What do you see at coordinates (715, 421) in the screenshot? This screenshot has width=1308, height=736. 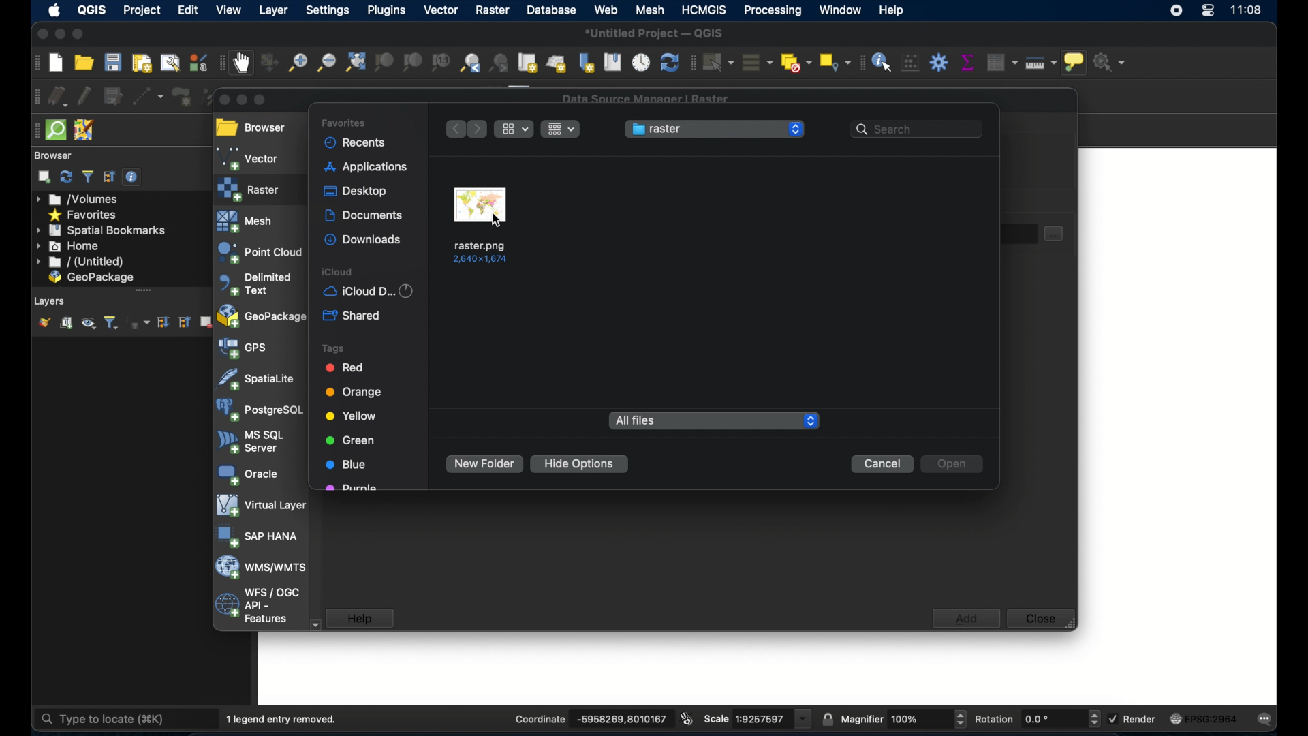 I see `all files dropdown` at bounding box center [715, 421].